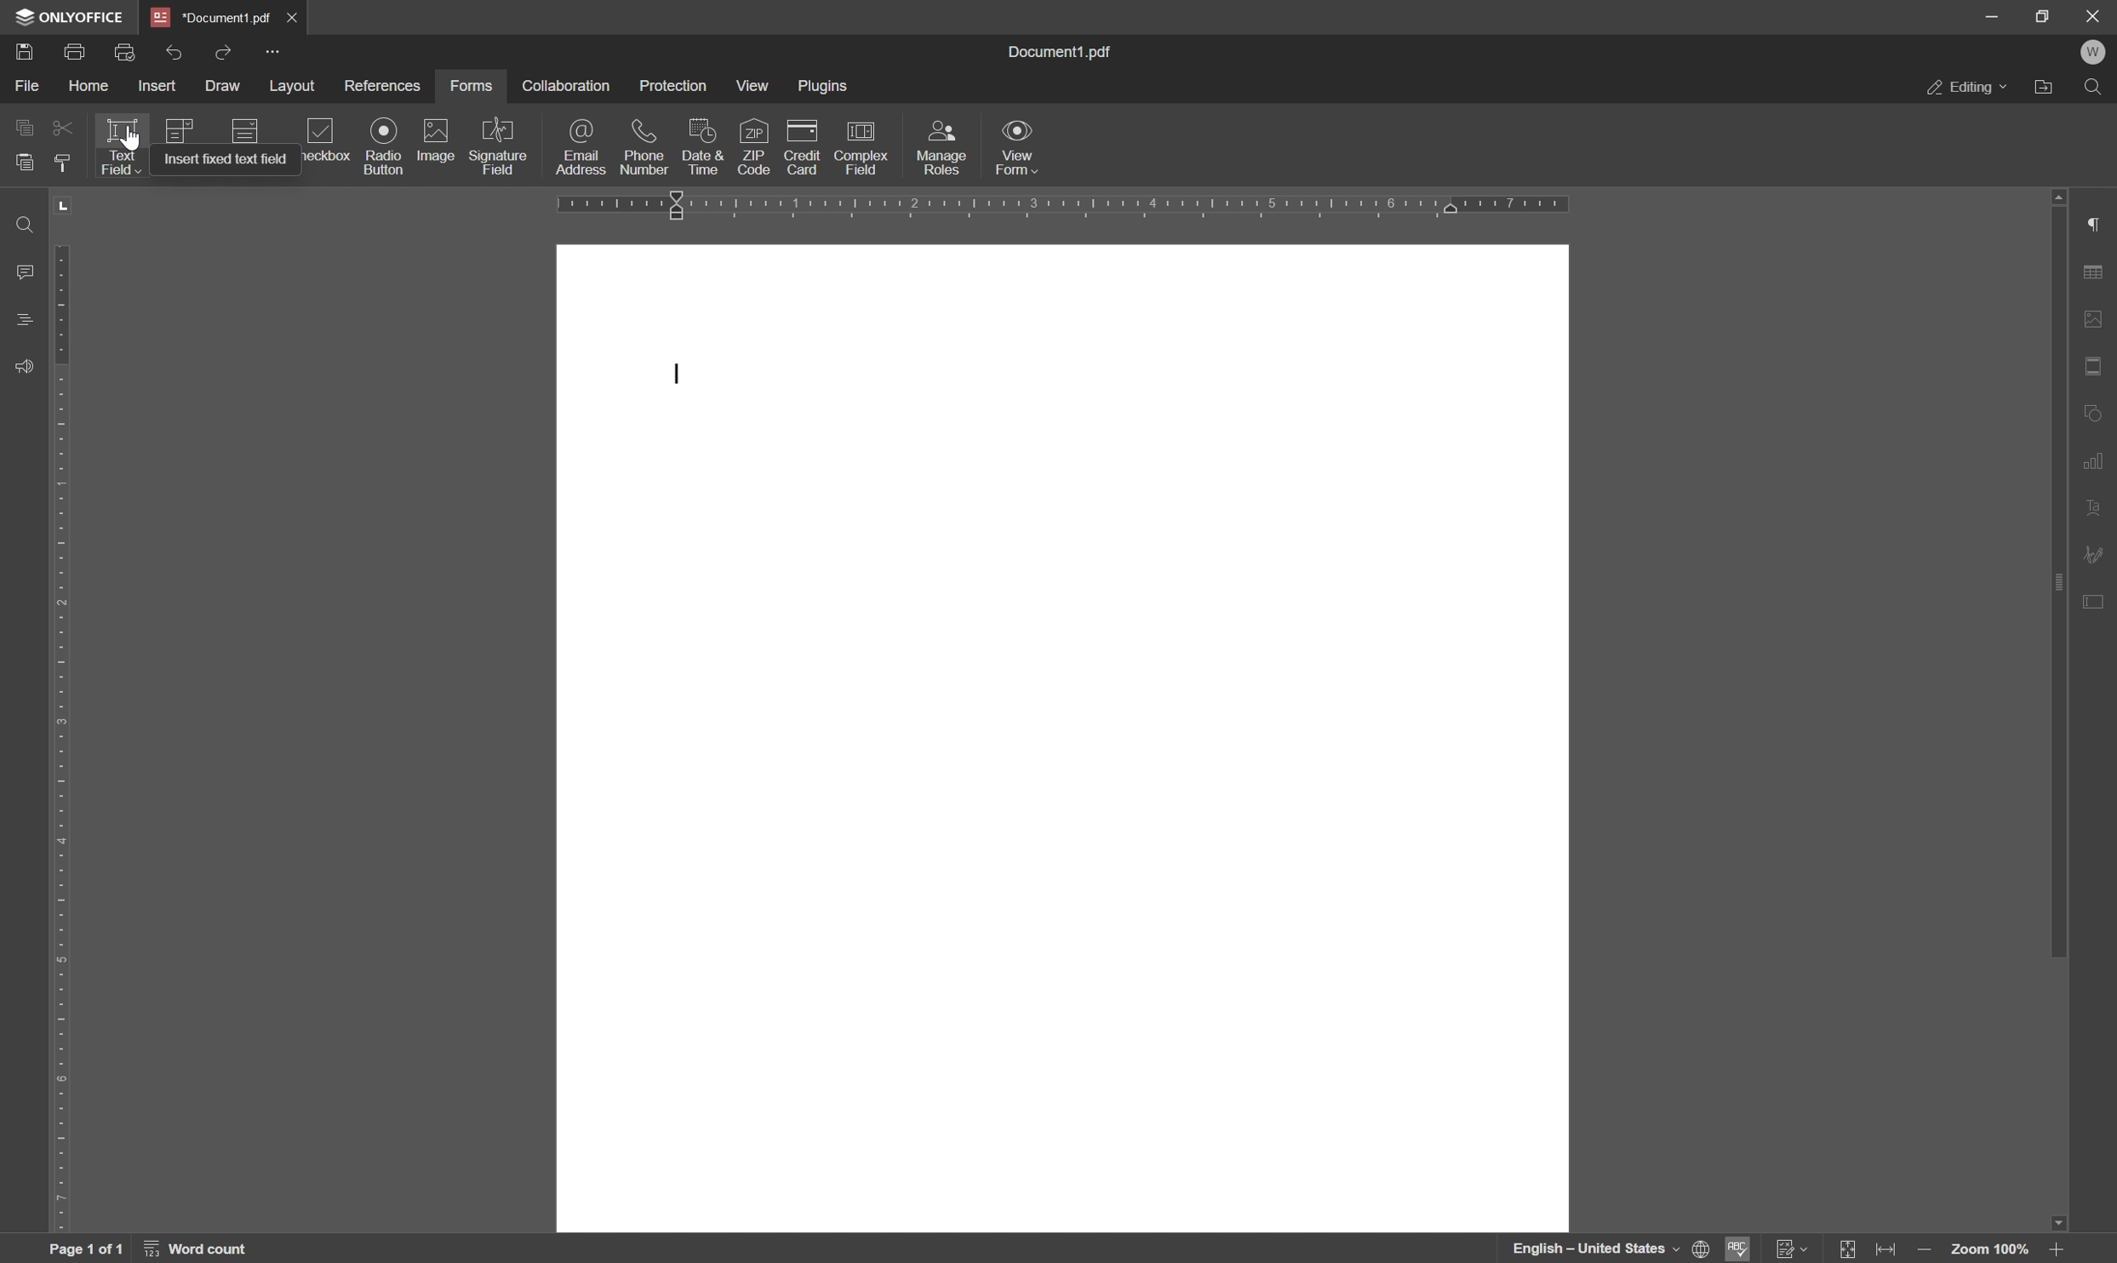 Image resolution: width=2117 pixels, height=1263 pixels. What do you see at coordinates (129, 139) in the screenshot?
I see `pointer cursor` at bounding box center [129, 139].